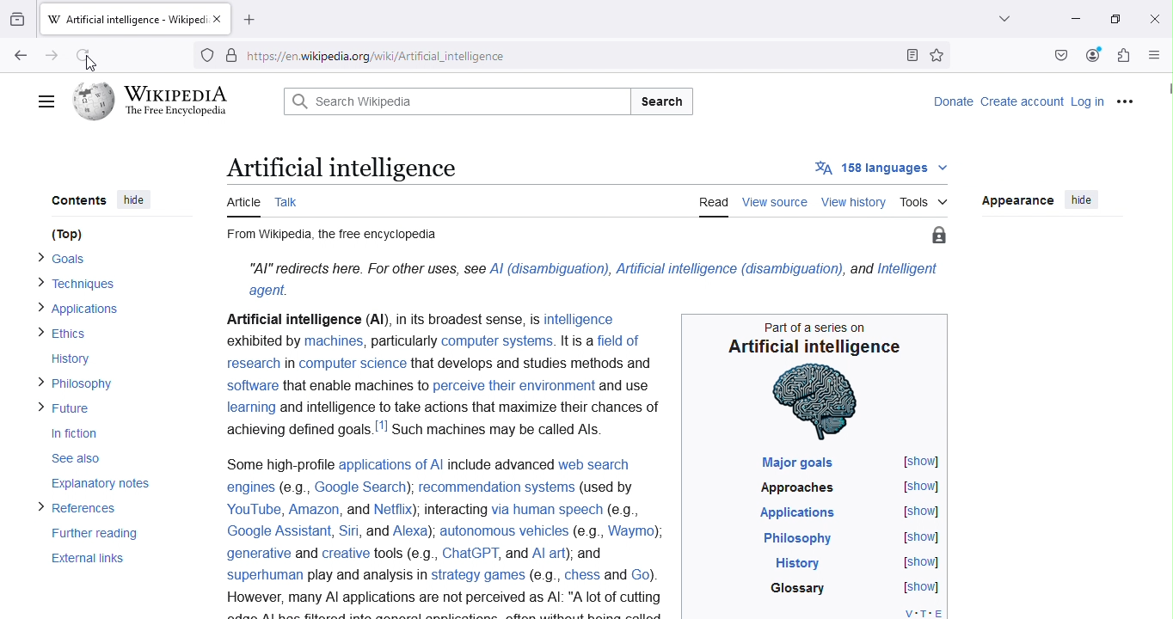  I want to click on Toggle reader view, so click(911, 56).